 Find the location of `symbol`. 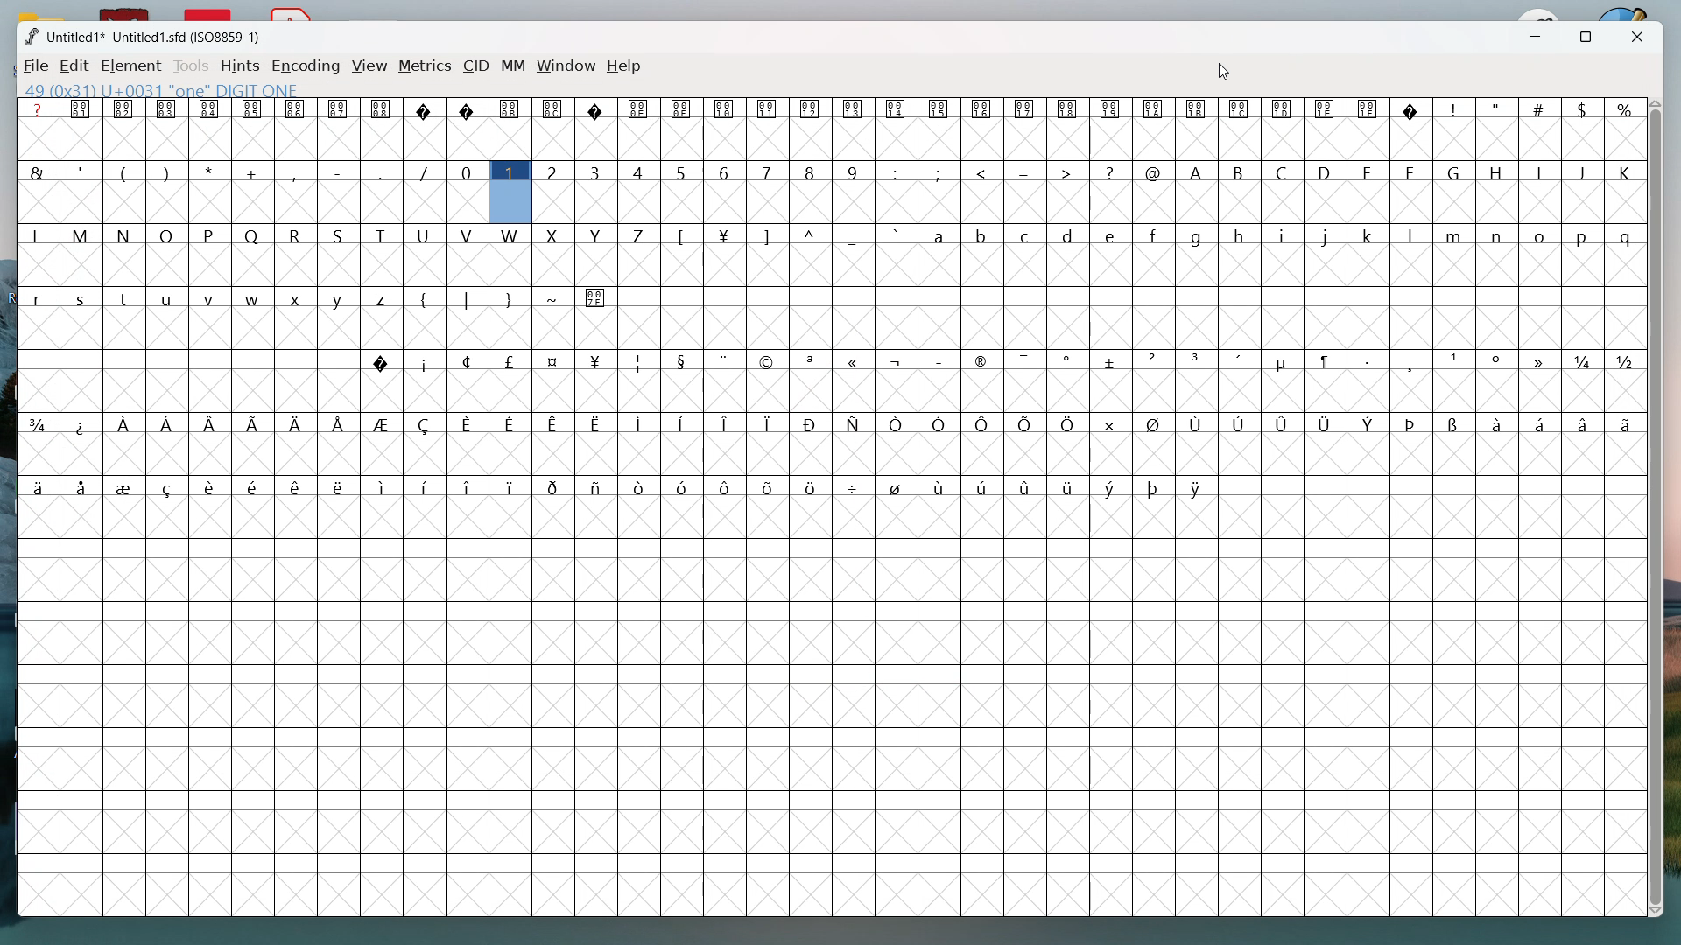

symbol is located at coordinates (854, 109).